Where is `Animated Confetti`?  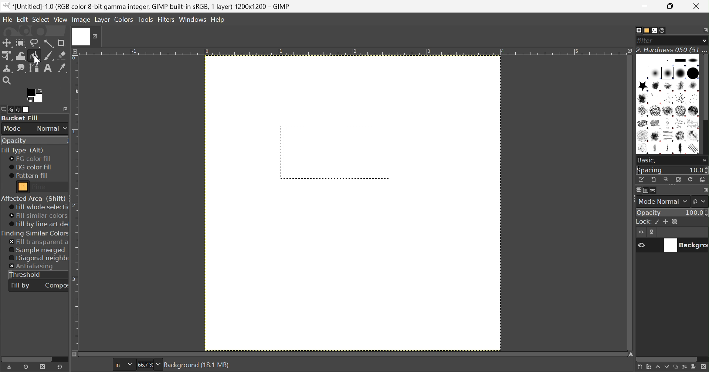 Animated Confetti is located at coordinates (655, 99).